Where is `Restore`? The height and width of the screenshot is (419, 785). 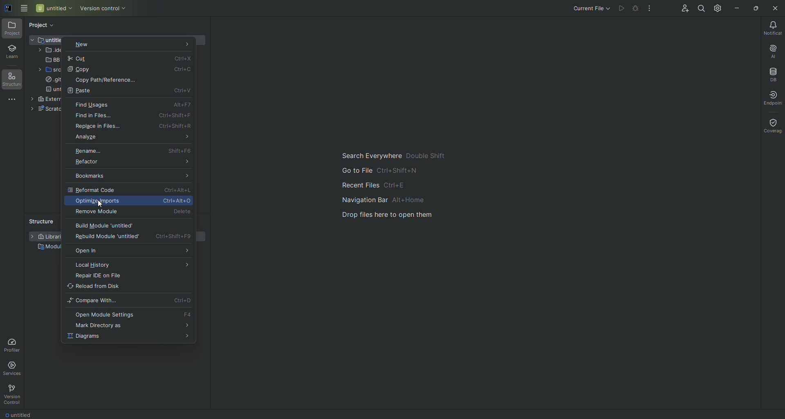
Restore is located at coordinates (754, 7).